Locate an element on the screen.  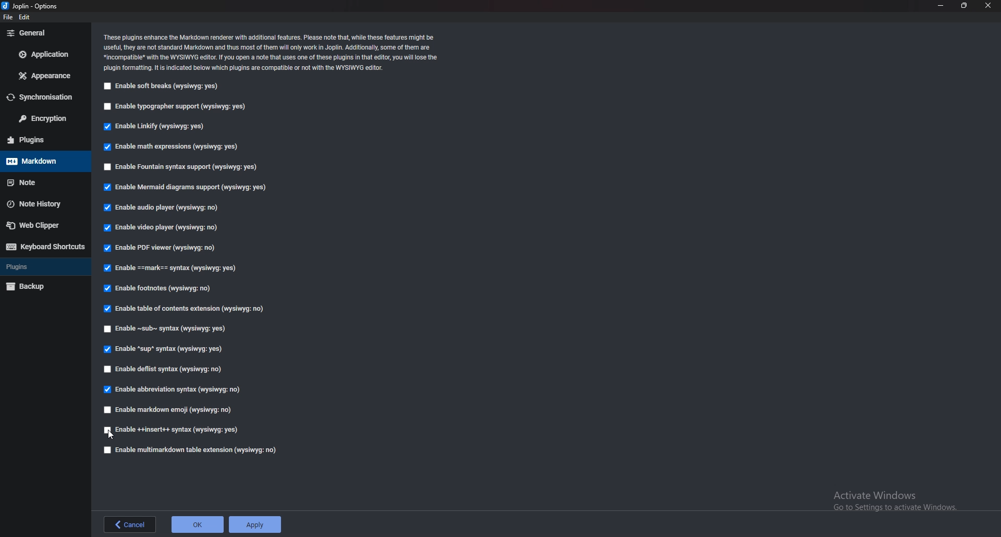
apply is located at coordinates (257, 524).